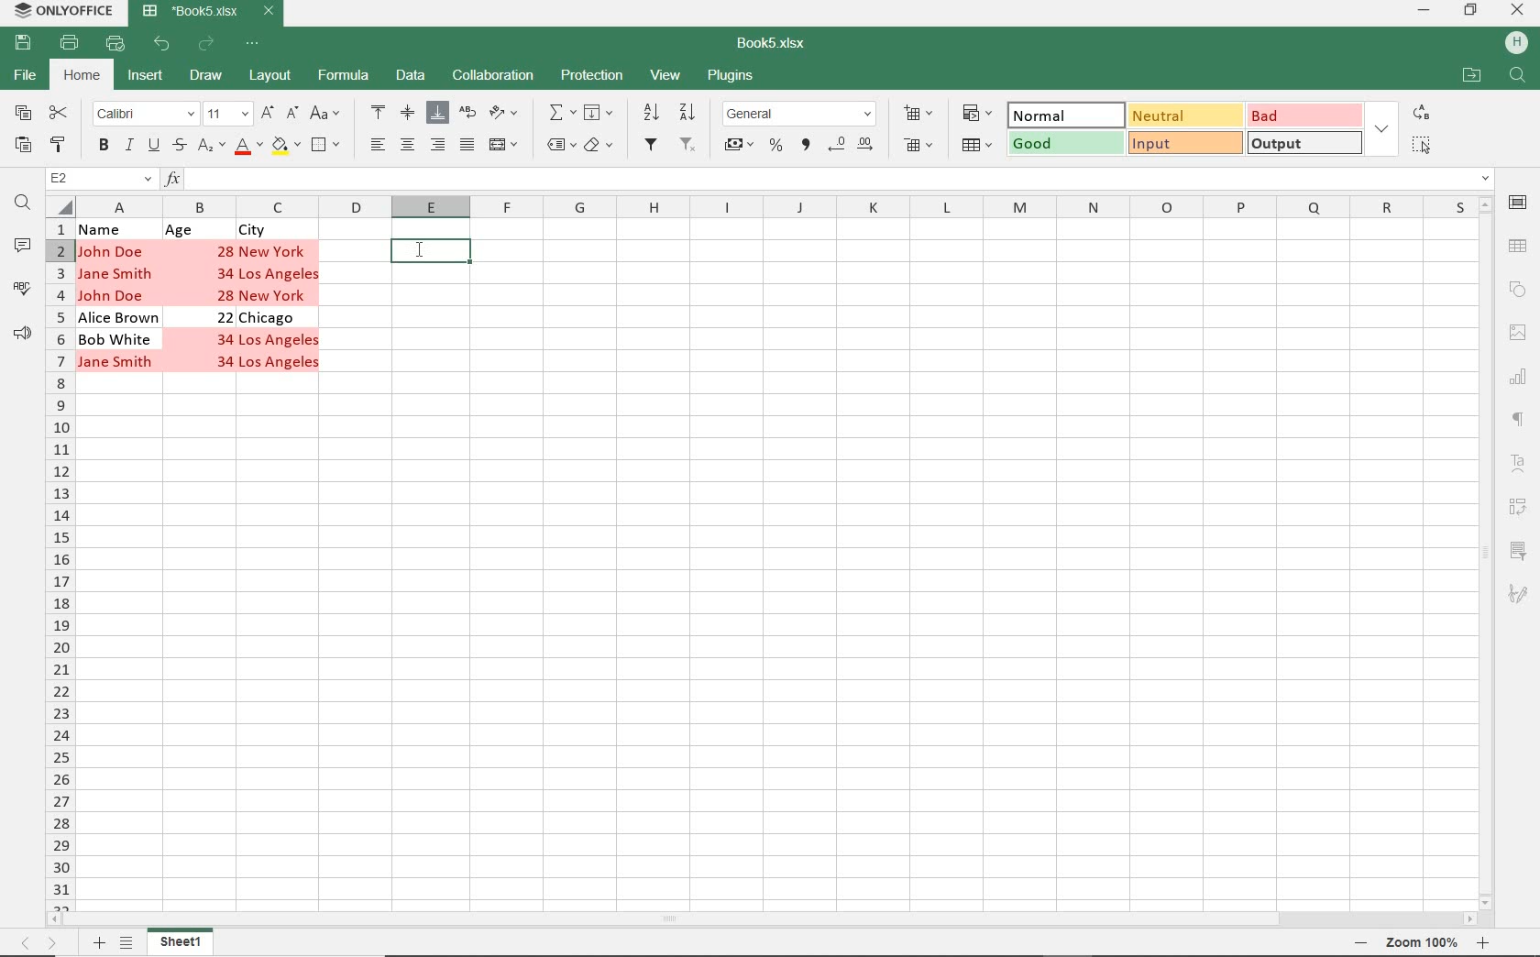 This screenshot has height=957, width=1540. Describe the element at coordinates (285, 148) in the screenshot. I see `FILL COLOR` at that location.